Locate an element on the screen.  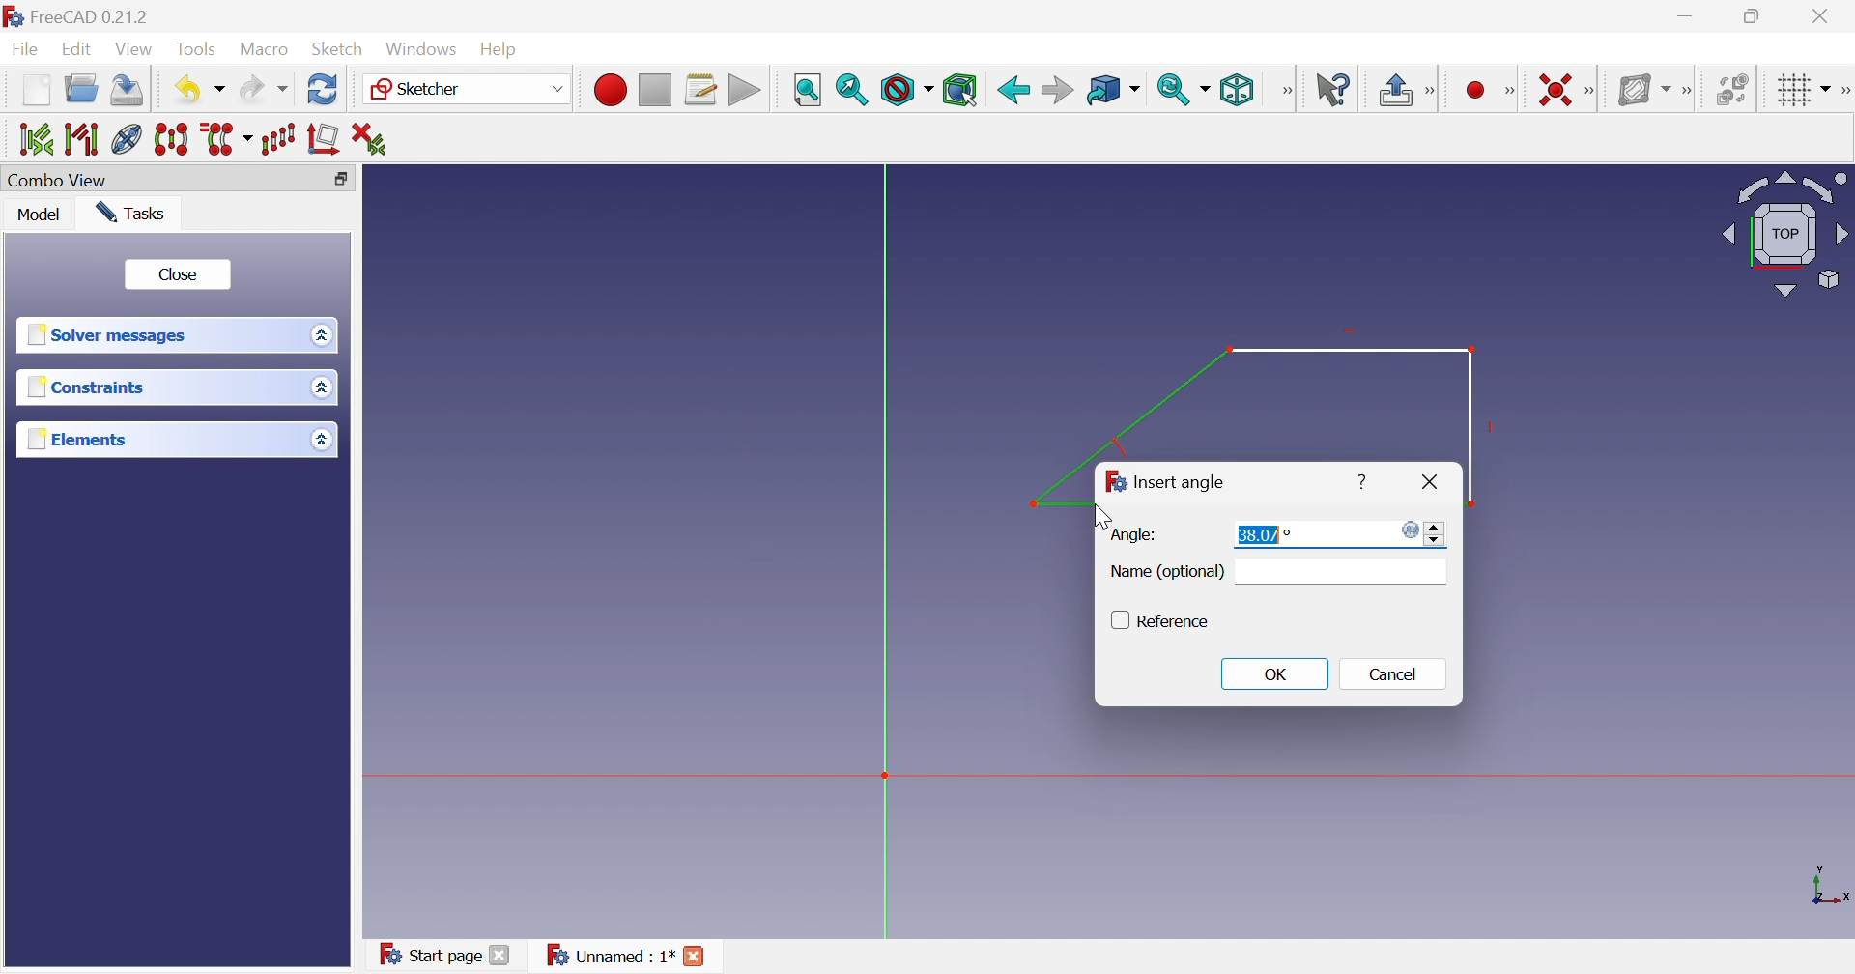
Help is located at coordinates (1358, 483).